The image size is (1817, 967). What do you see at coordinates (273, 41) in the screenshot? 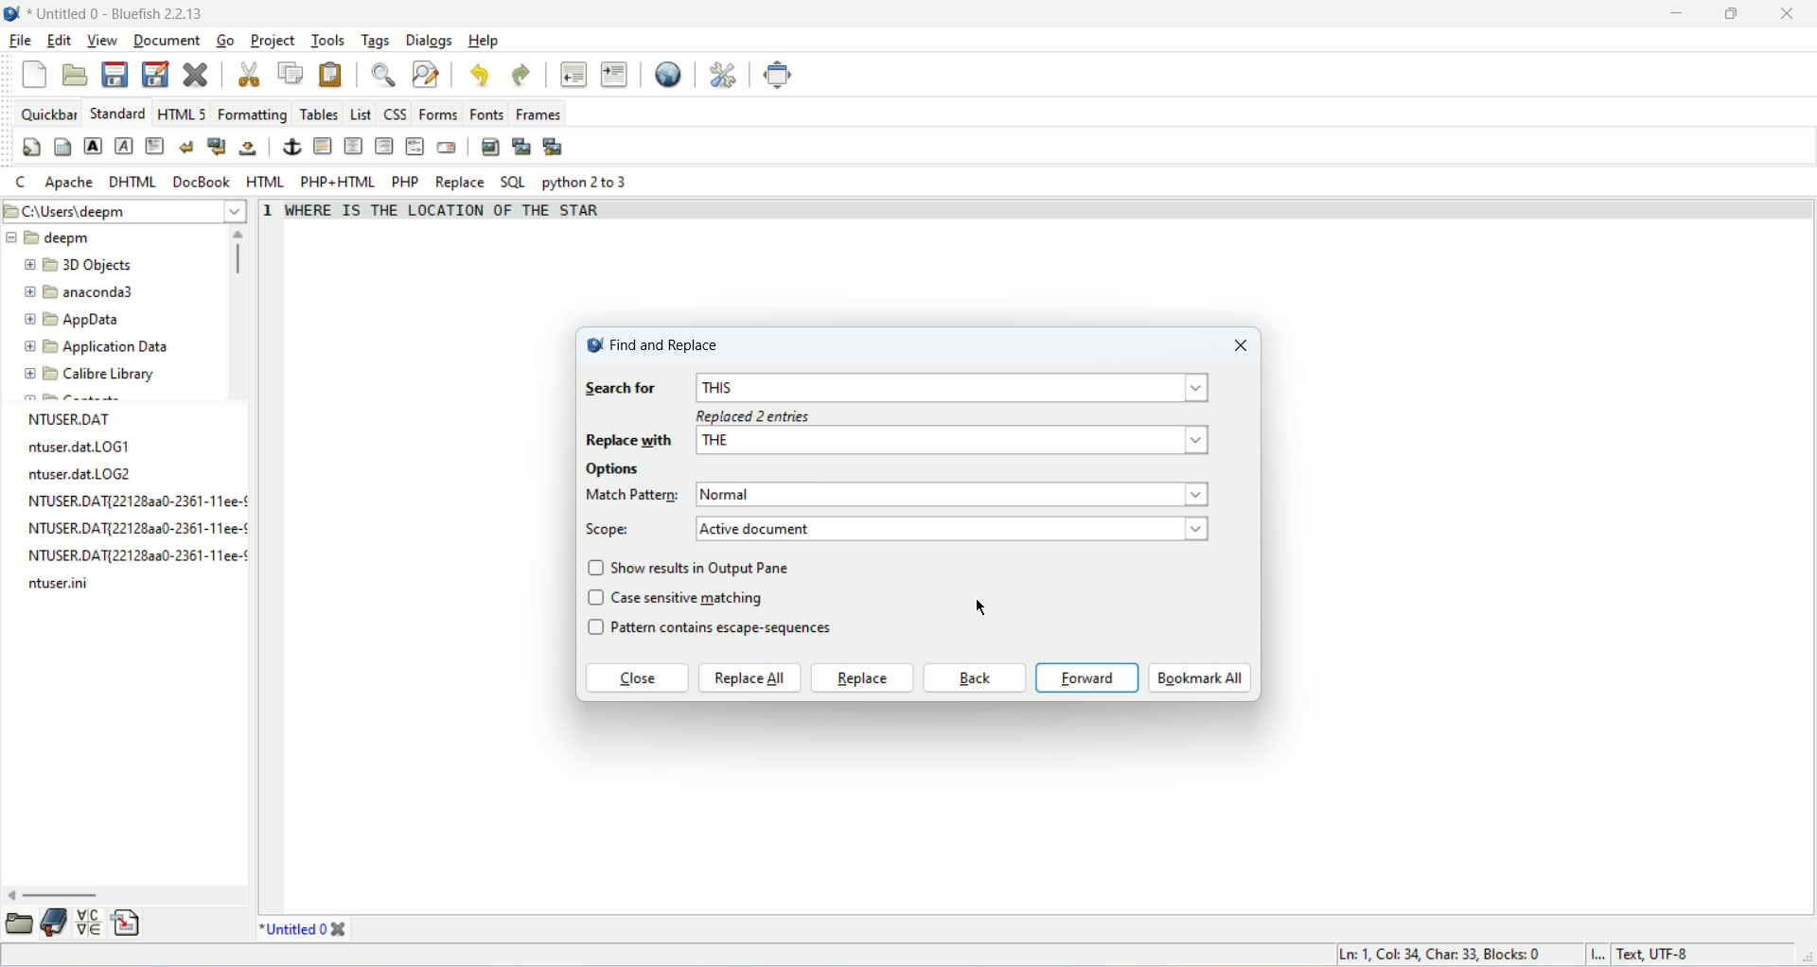
I see `project` at bounding box center [273, 41].